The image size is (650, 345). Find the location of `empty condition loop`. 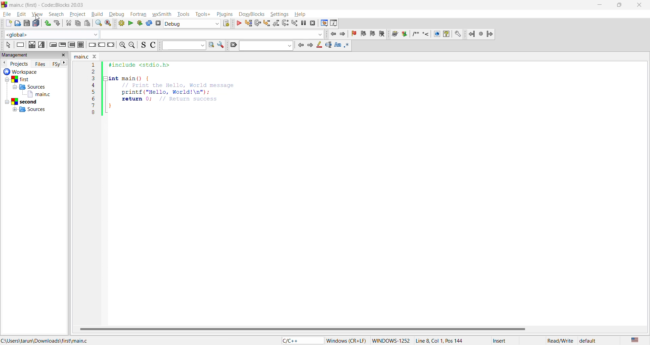

empty condition loop is located at coordinates (52, 46).